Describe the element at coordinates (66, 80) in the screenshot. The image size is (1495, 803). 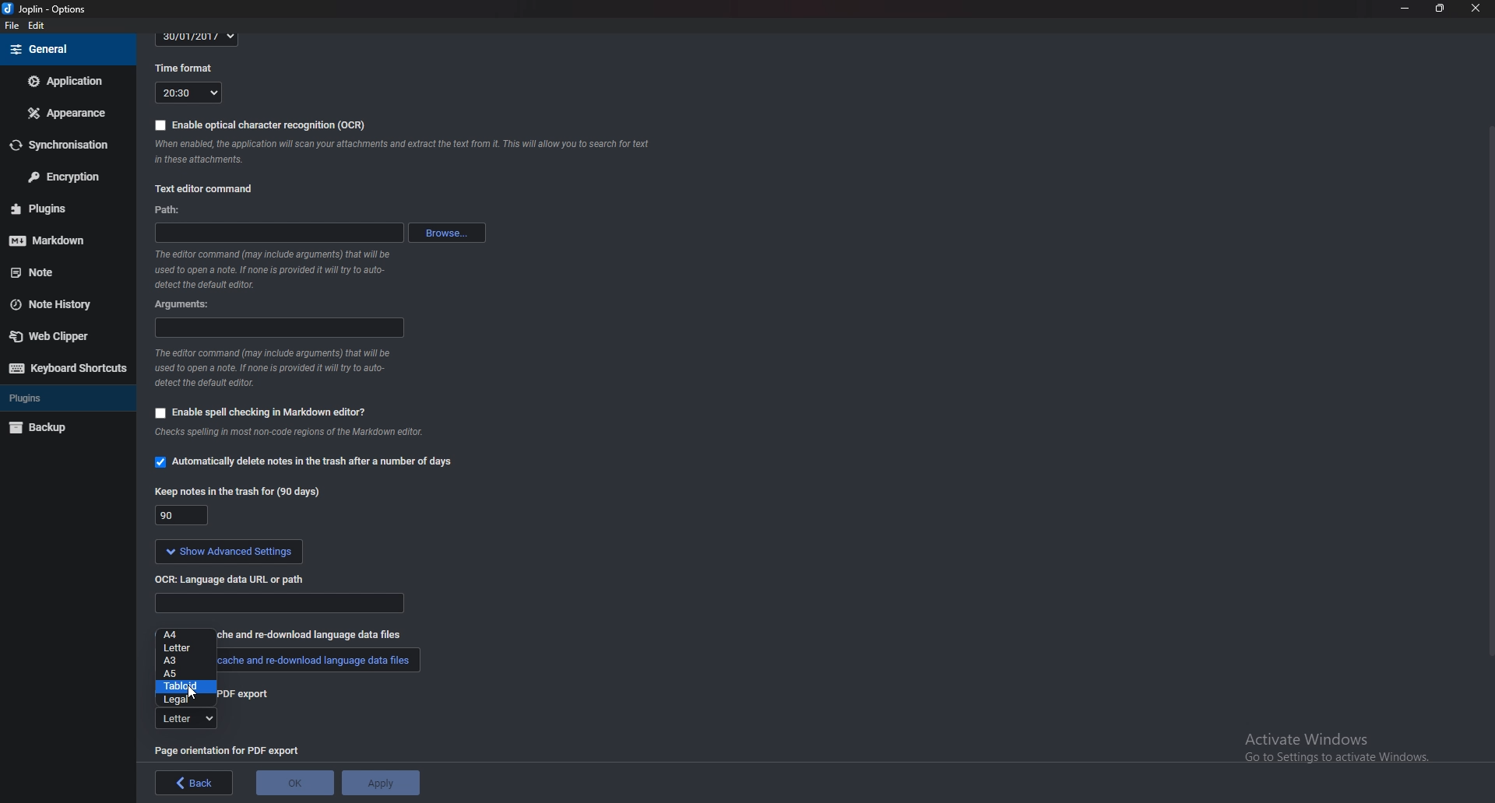
I see `Application` at that location.